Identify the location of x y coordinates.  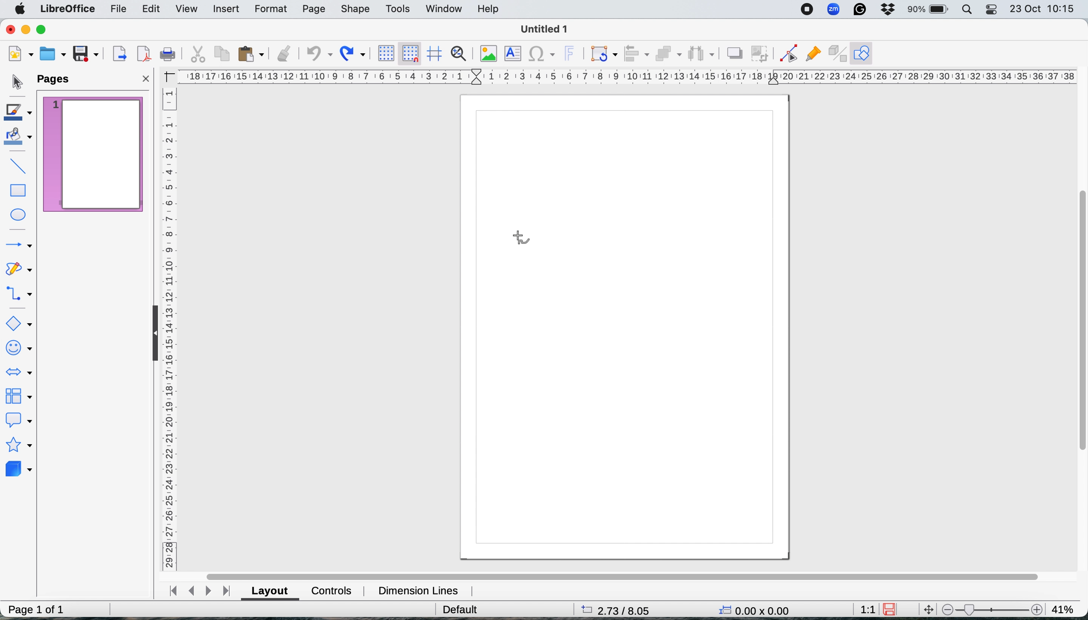
(757, 610).